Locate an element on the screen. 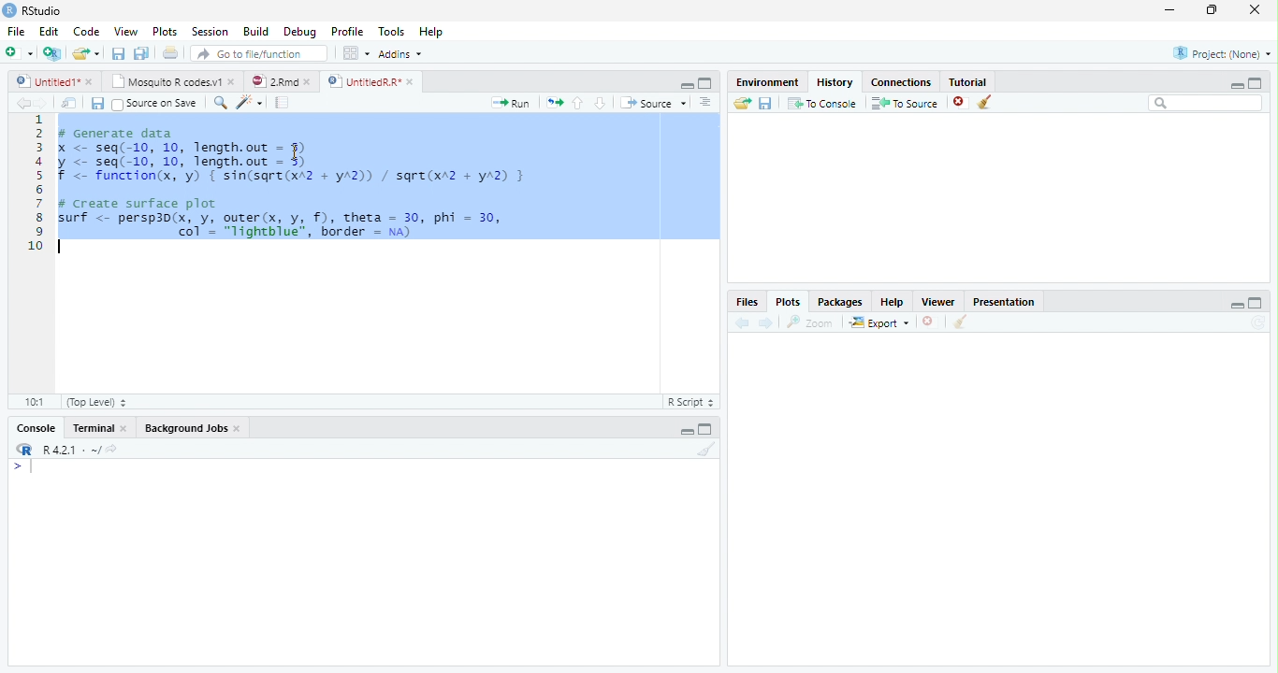  Next plot is located at coordinates (766, 322).